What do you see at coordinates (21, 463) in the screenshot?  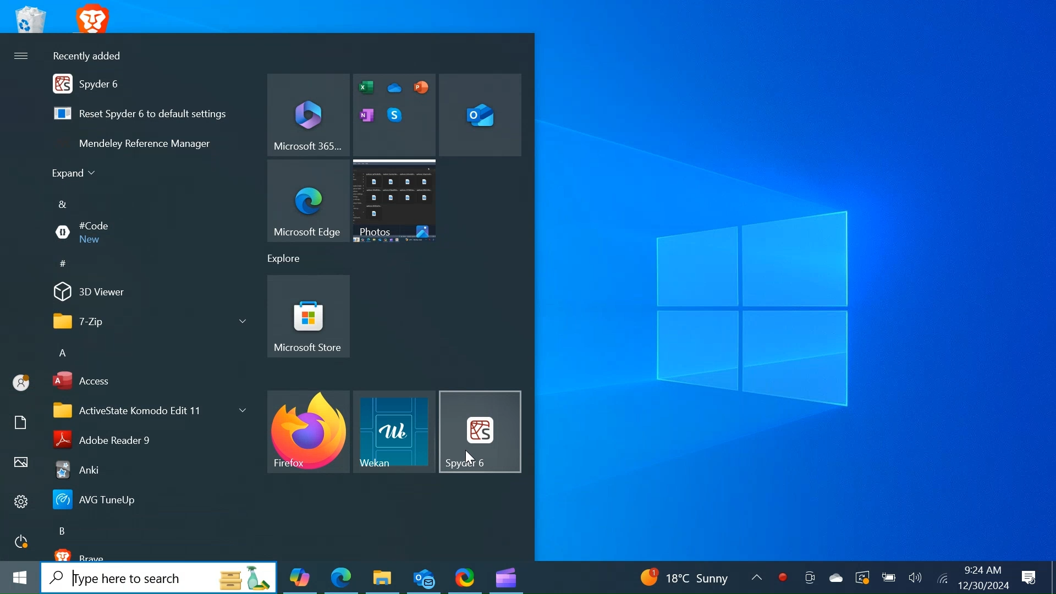 I see `Pictures` at bounding box center [21, 463].